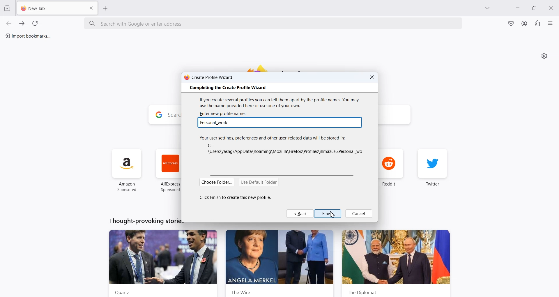  I want to click on Personalize new tab , so click(544, 56).